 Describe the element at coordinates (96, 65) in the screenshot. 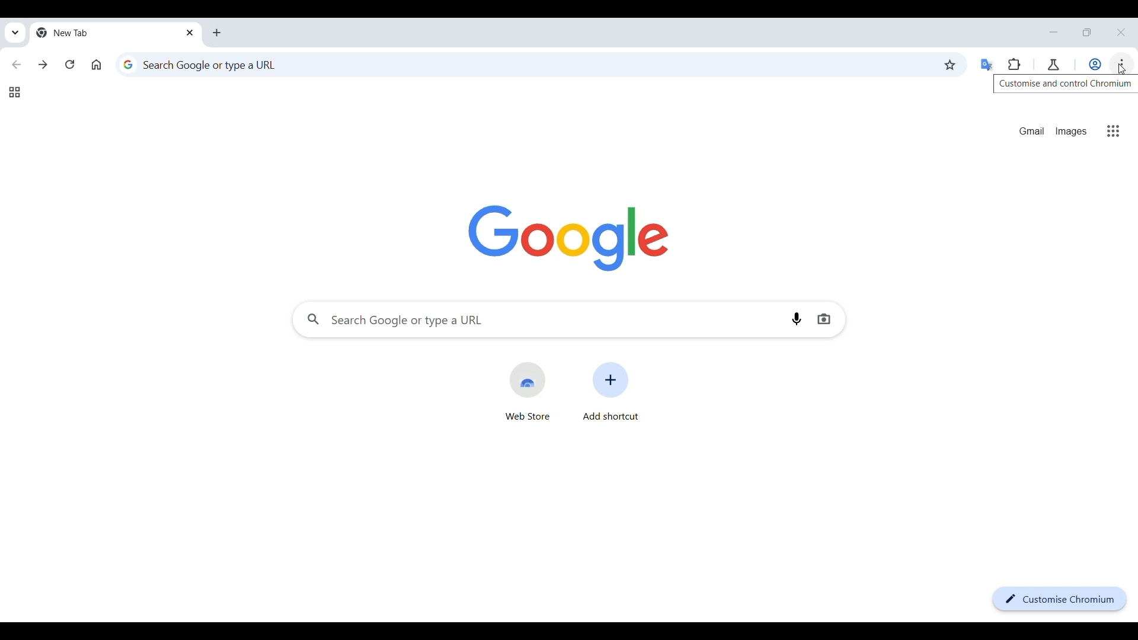

I see `Go to homepage` at that location.